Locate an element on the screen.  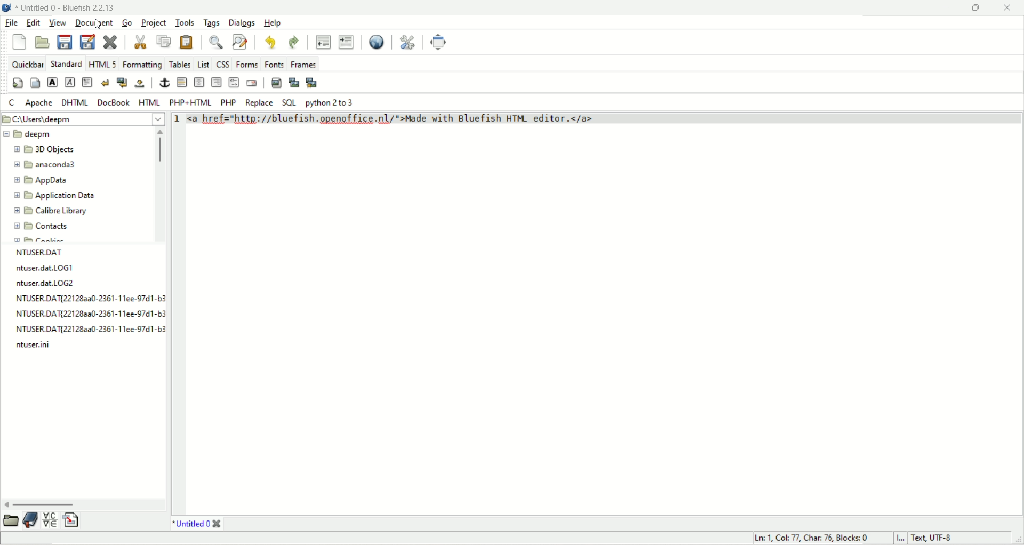
emphasize is located at coordinates (69, 81).